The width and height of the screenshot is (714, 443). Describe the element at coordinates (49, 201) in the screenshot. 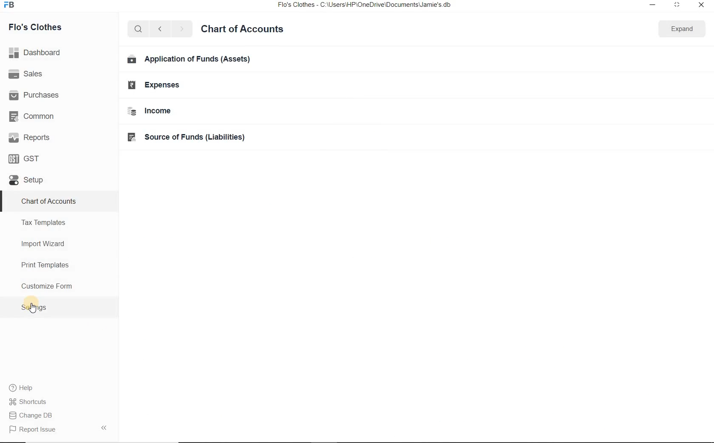

I see `Chart of Accounts` at that location.